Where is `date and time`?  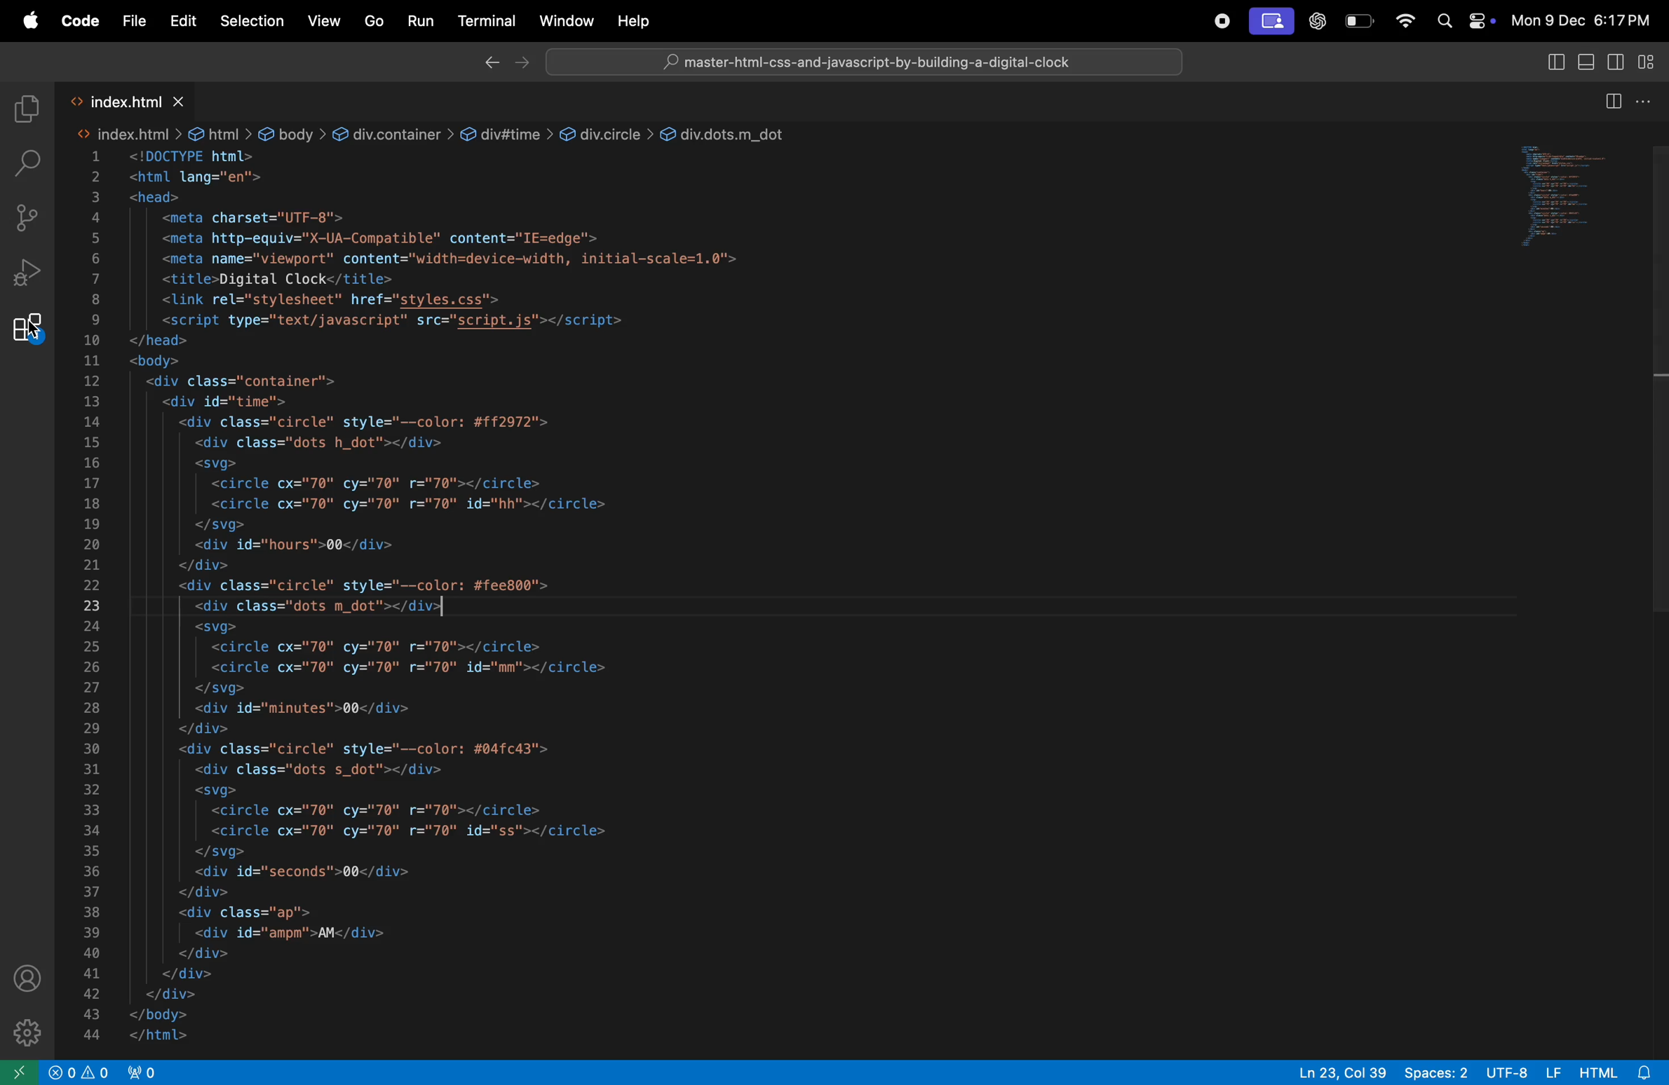
date and time is located at coordinates (1583, 21).